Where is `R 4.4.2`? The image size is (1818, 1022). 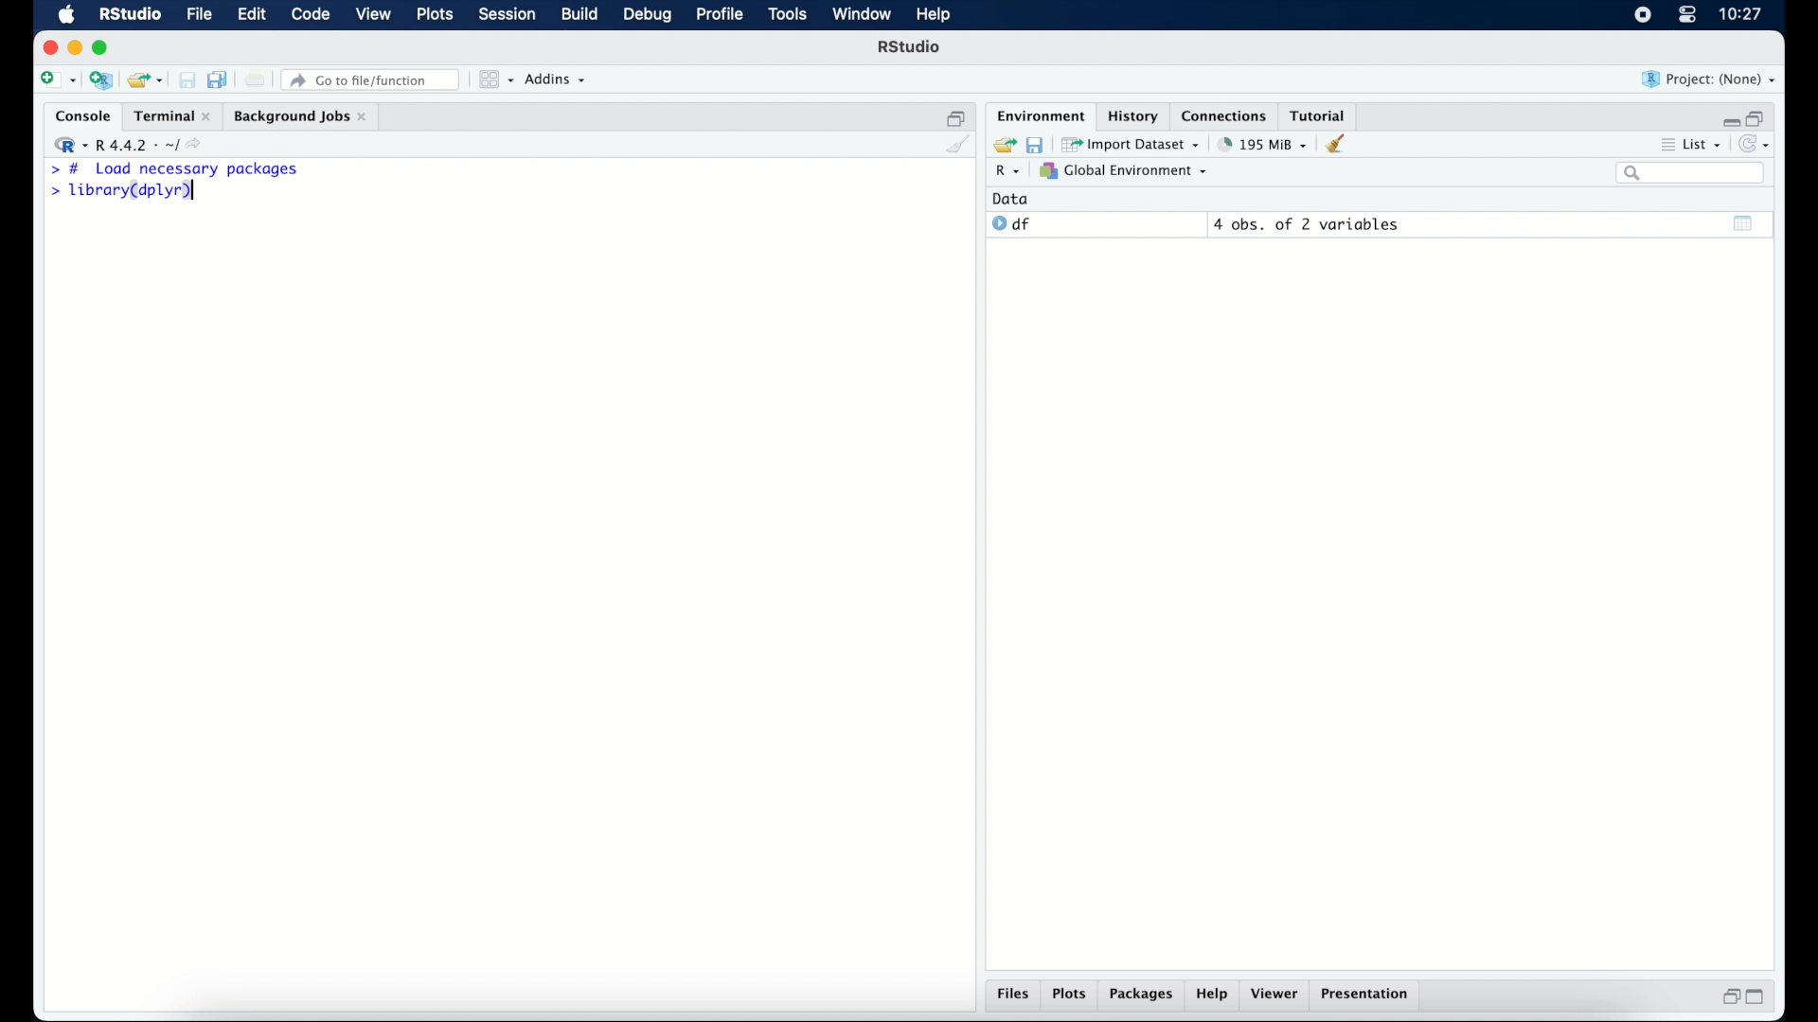 R 4.4.2 is located at coordinates (133, 146).